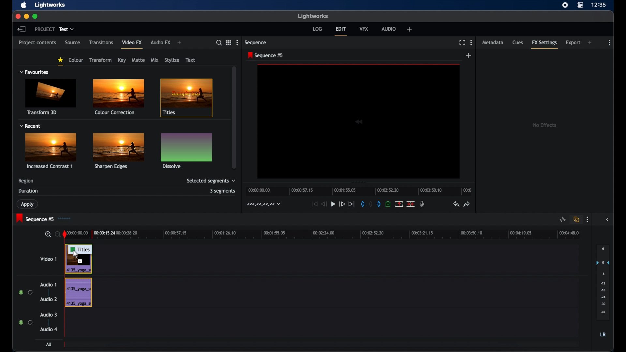 This screenshot has width=626, height=352. What do you see at coordinates (603, 283) in the screenshot?
I see `audio output level` at bounding box center [603, 283].